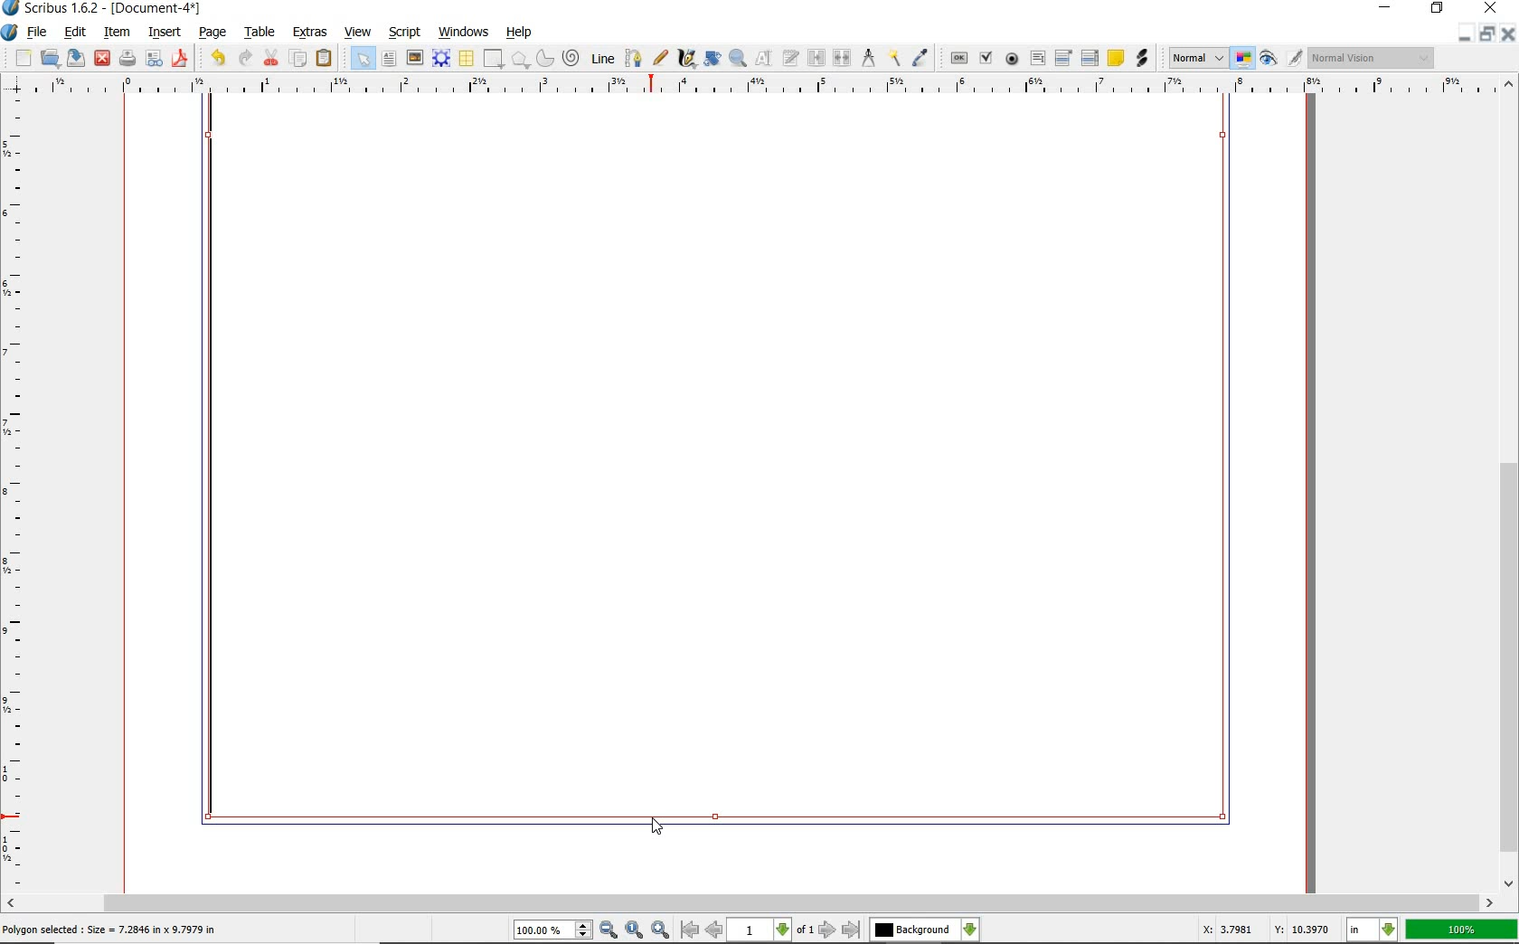 The height and width of the screenshot is (944, 1519). What do you see at coordinates (17, 58) in the screenshot?
I see `new` at bounding box center [17, 58].